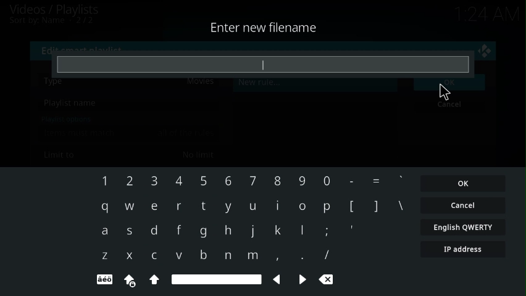  Describe the element at coordinates (464, 183) in the screenshot. I see `ok` at that location.